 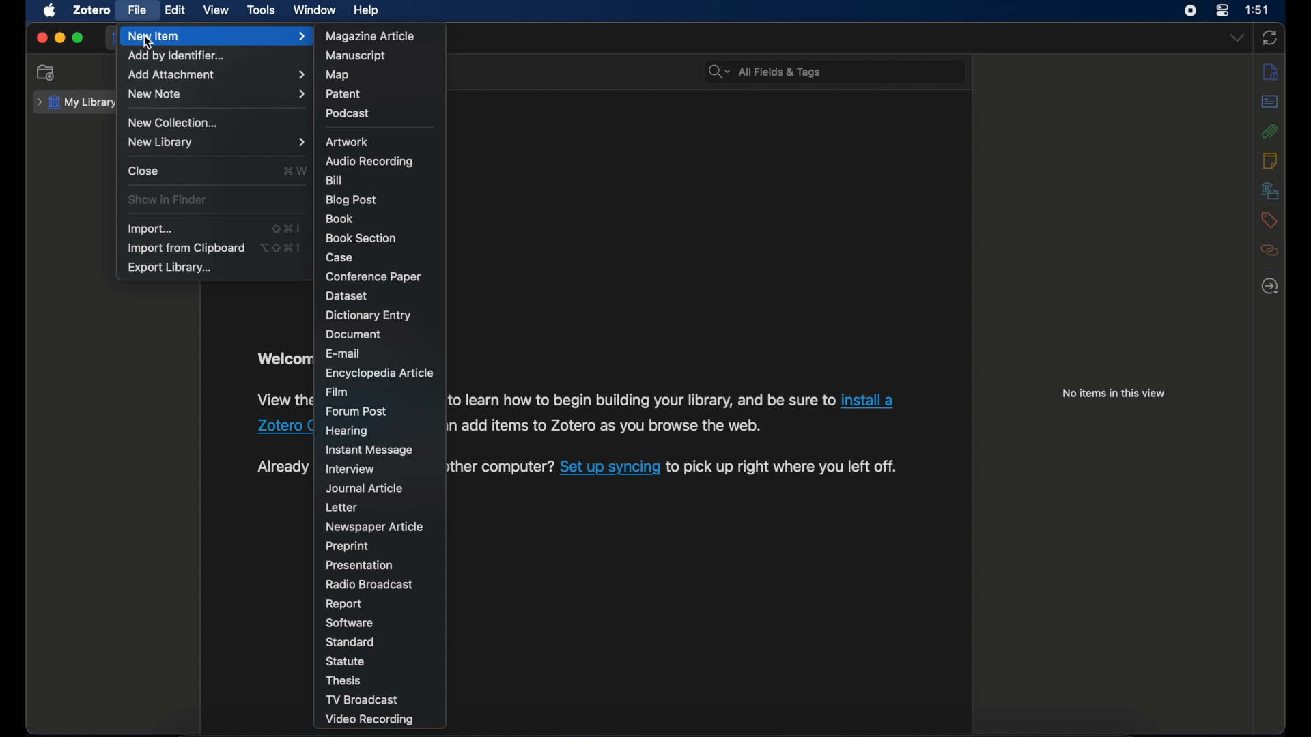 I want to click on encyclopedia article, so click(x=378, y=373).